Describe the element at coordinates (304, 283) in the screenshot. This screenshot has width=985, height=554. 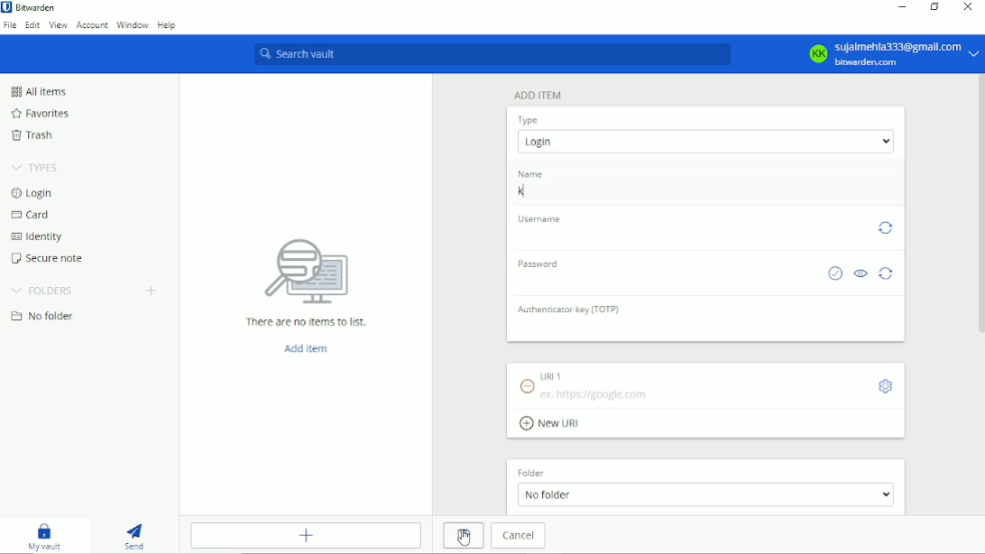
I see `There are no items to list` at that location.